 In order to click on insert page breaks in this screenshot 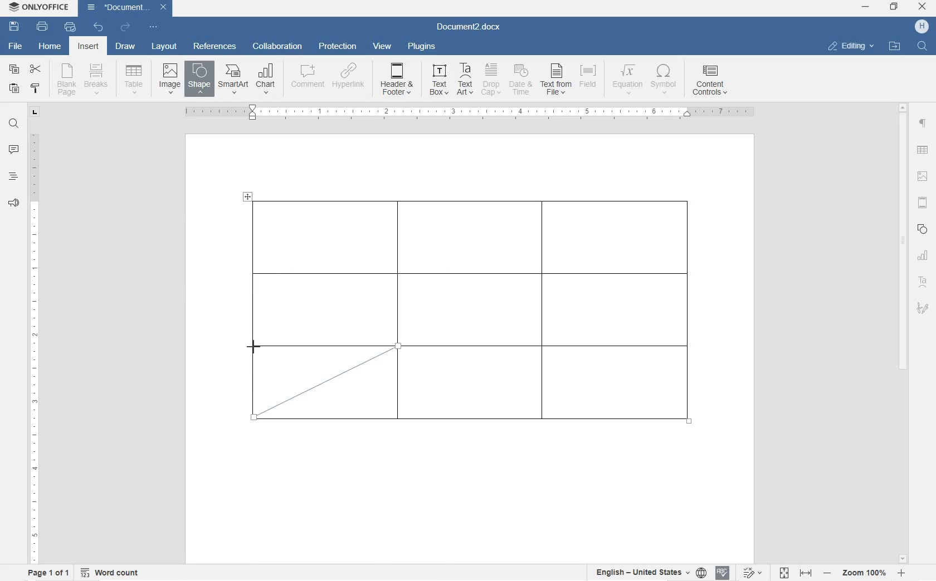, I will do `click(97, 80)`.